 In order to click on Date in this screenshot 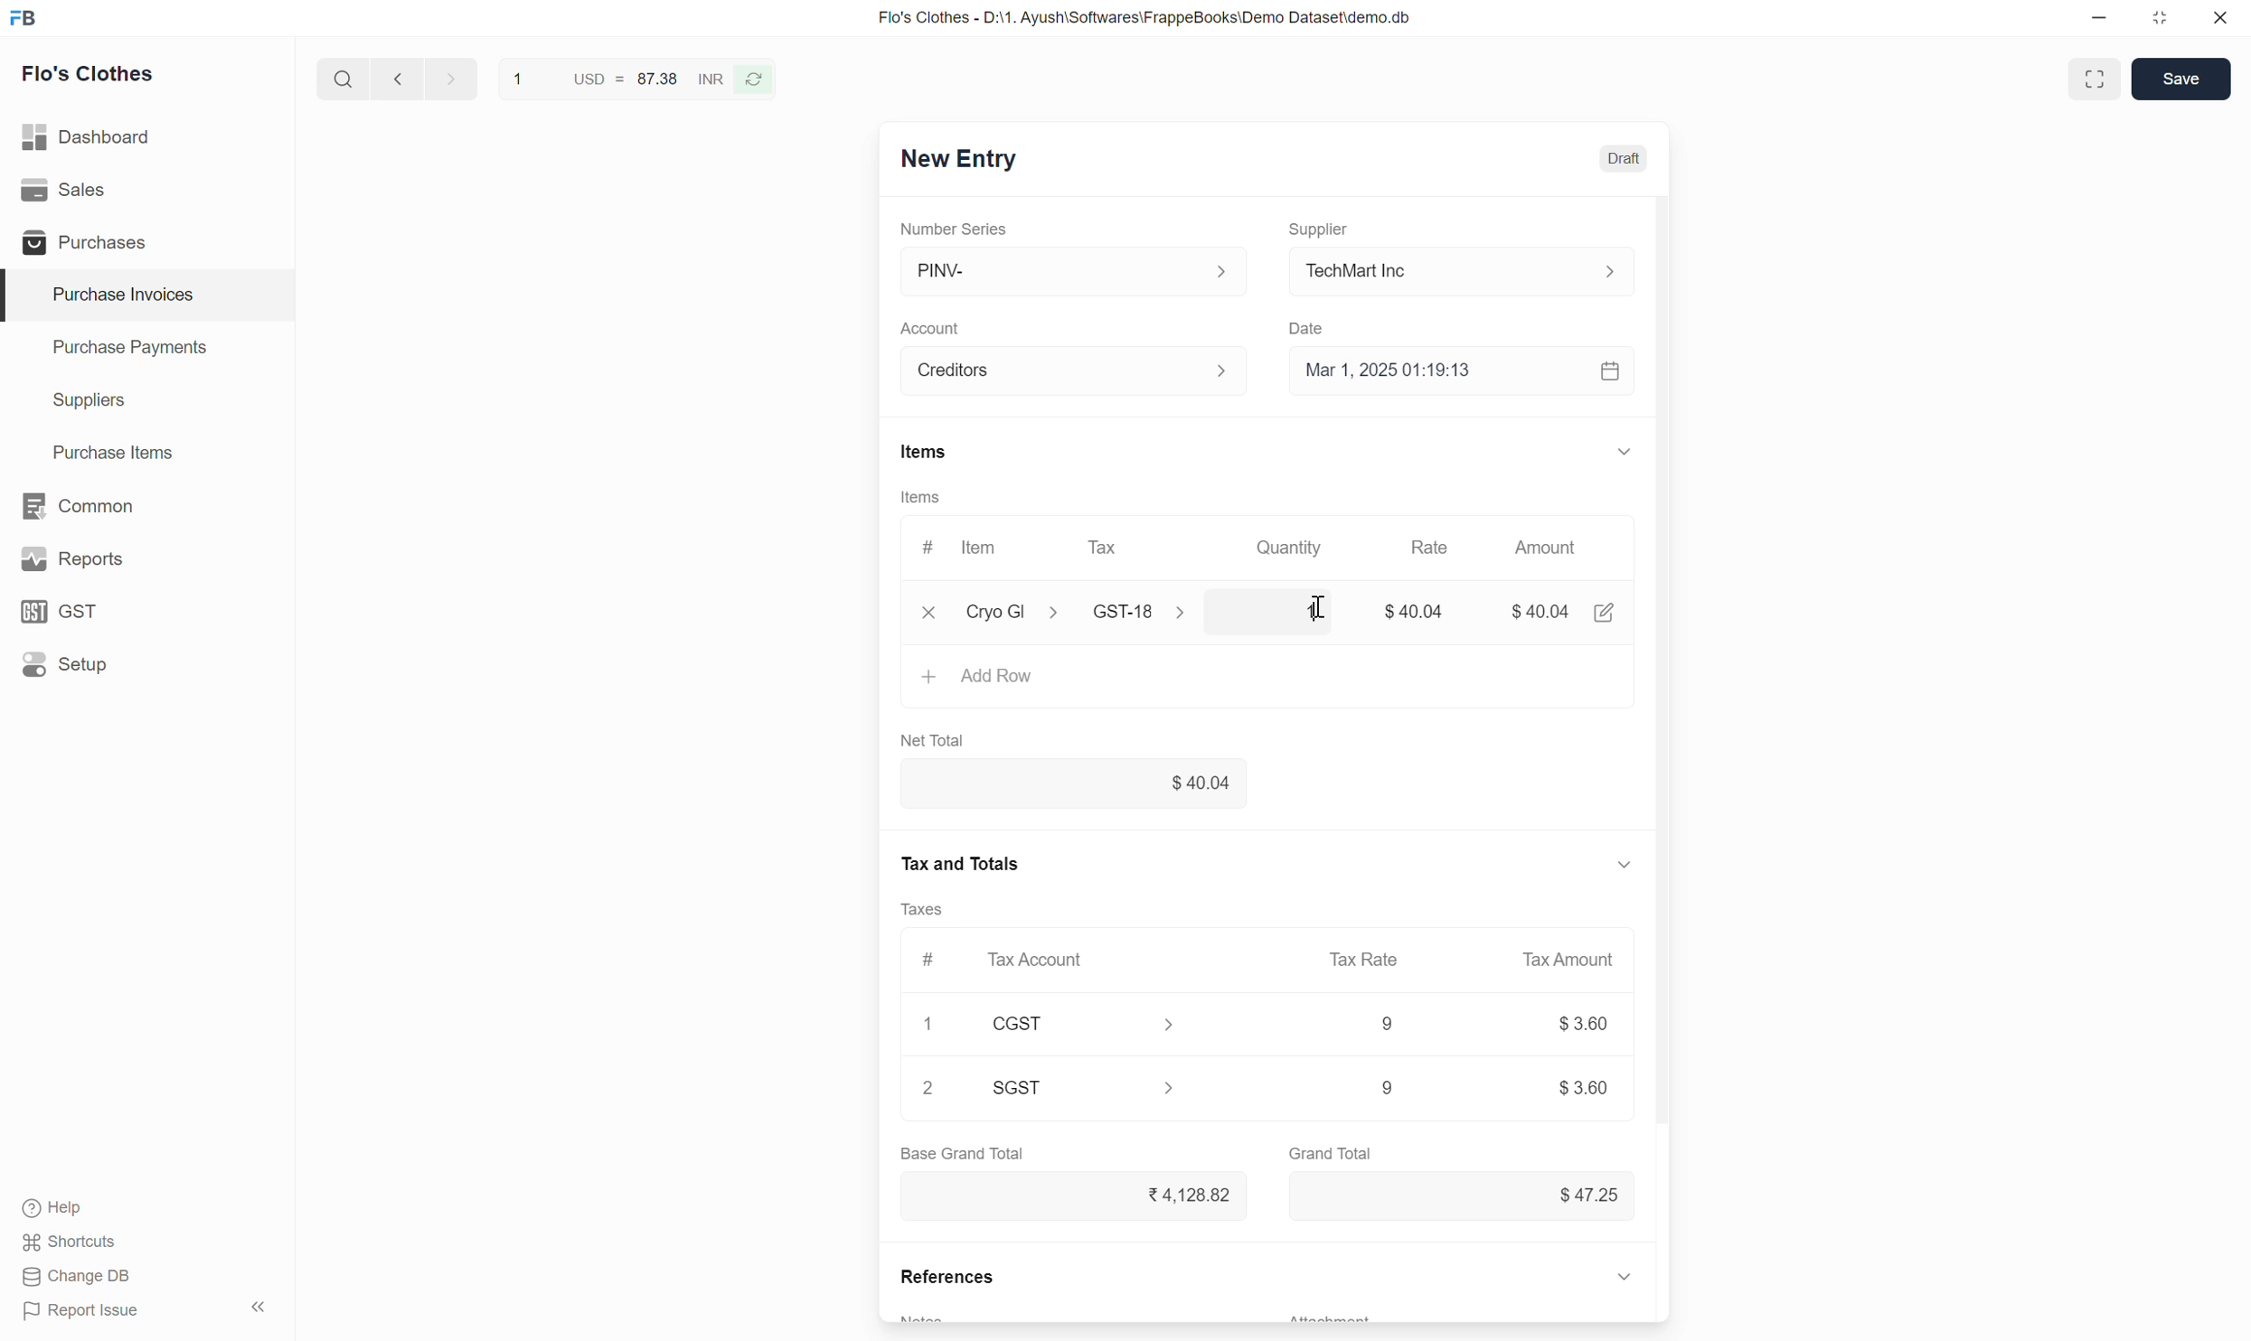, I will do `click(1315, 324)`.